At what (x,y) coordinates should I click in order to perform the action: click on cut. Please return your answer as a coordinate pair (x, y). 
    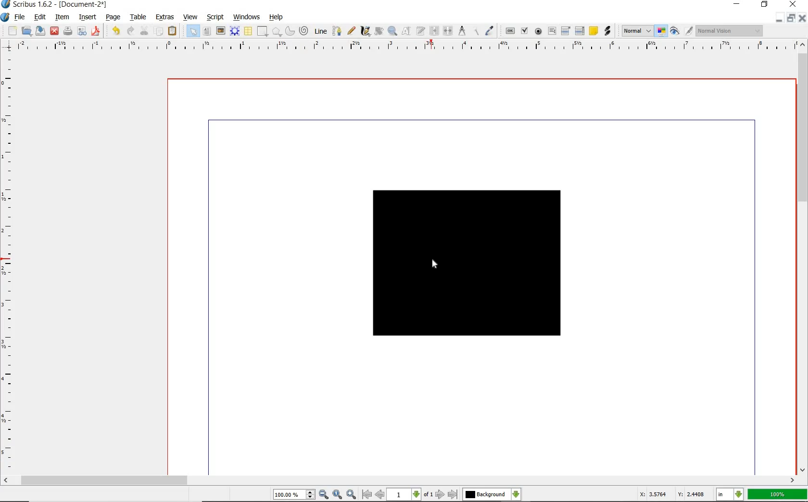
    Looking at the image, I should click on (144, 32).